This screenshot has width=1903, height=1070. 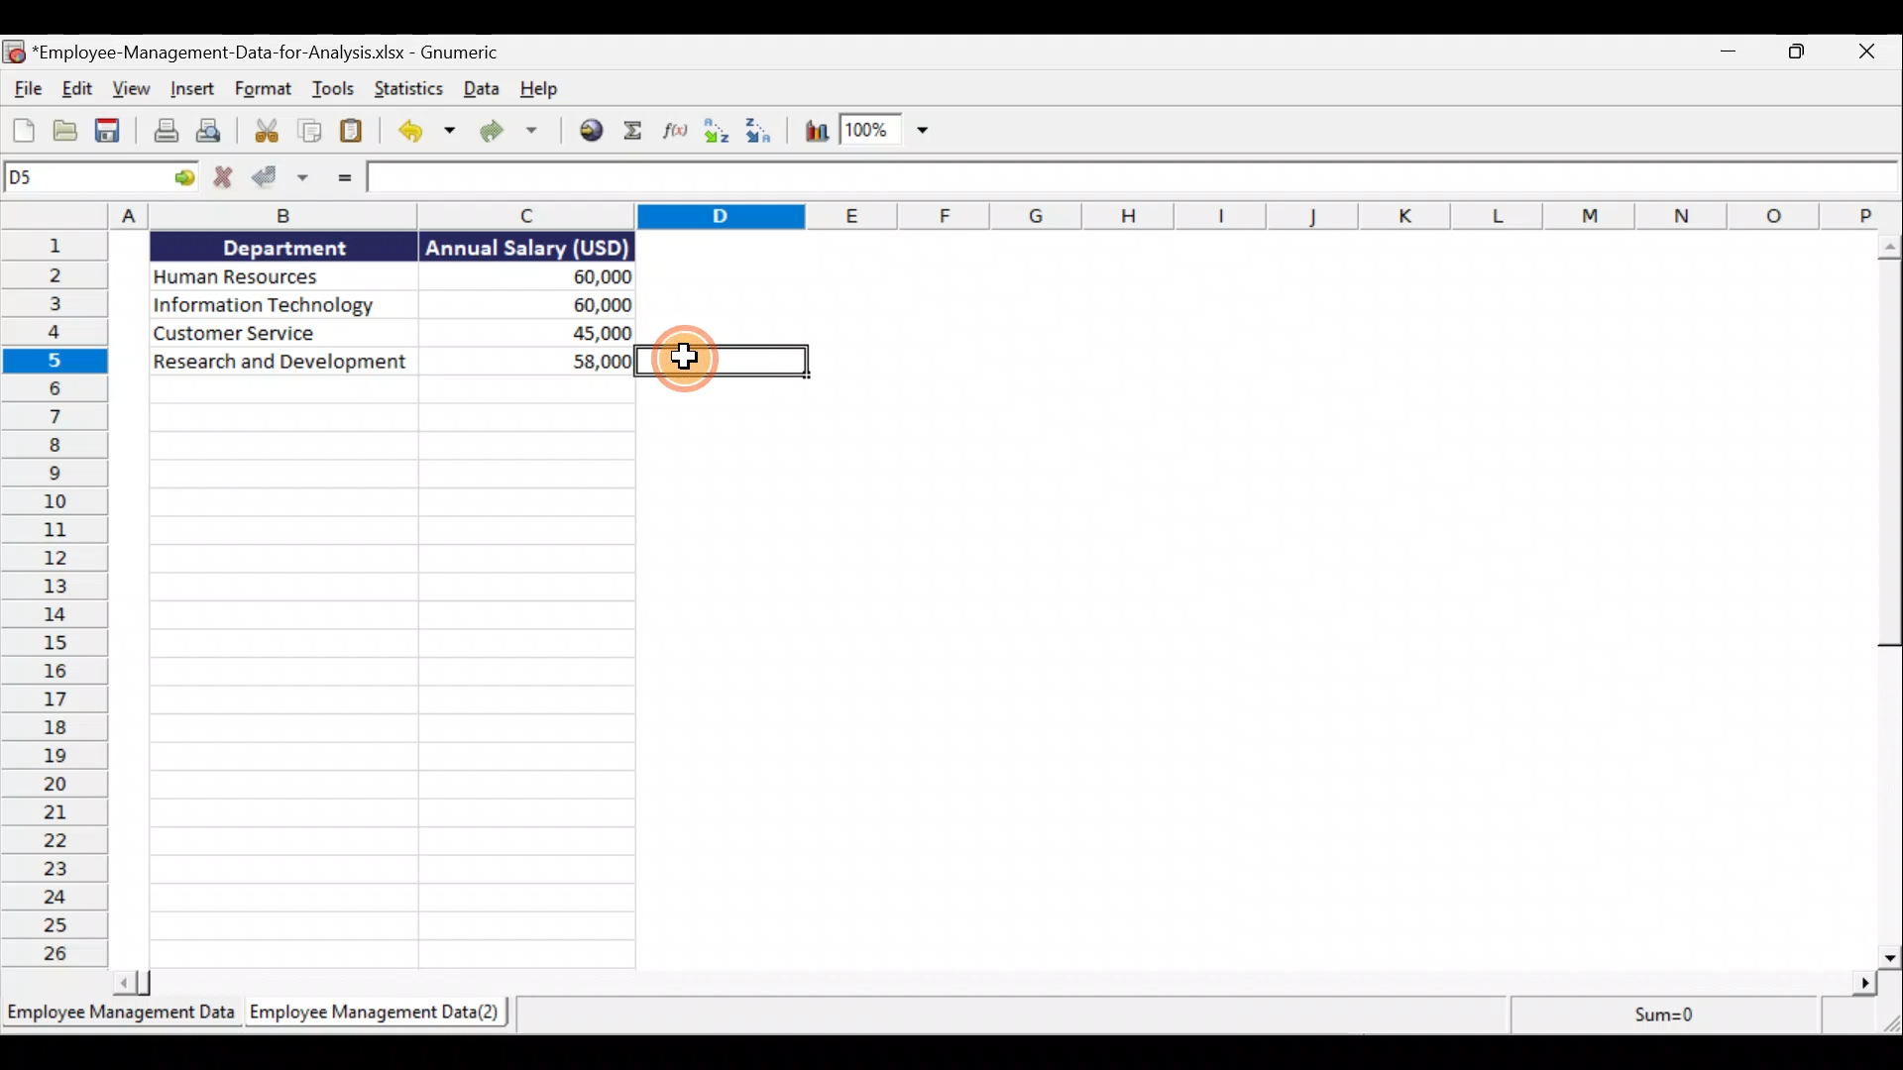 What do you see at coordinates (134, 90) in the screenshot?
I see `View` at bounding box center [134, 90].